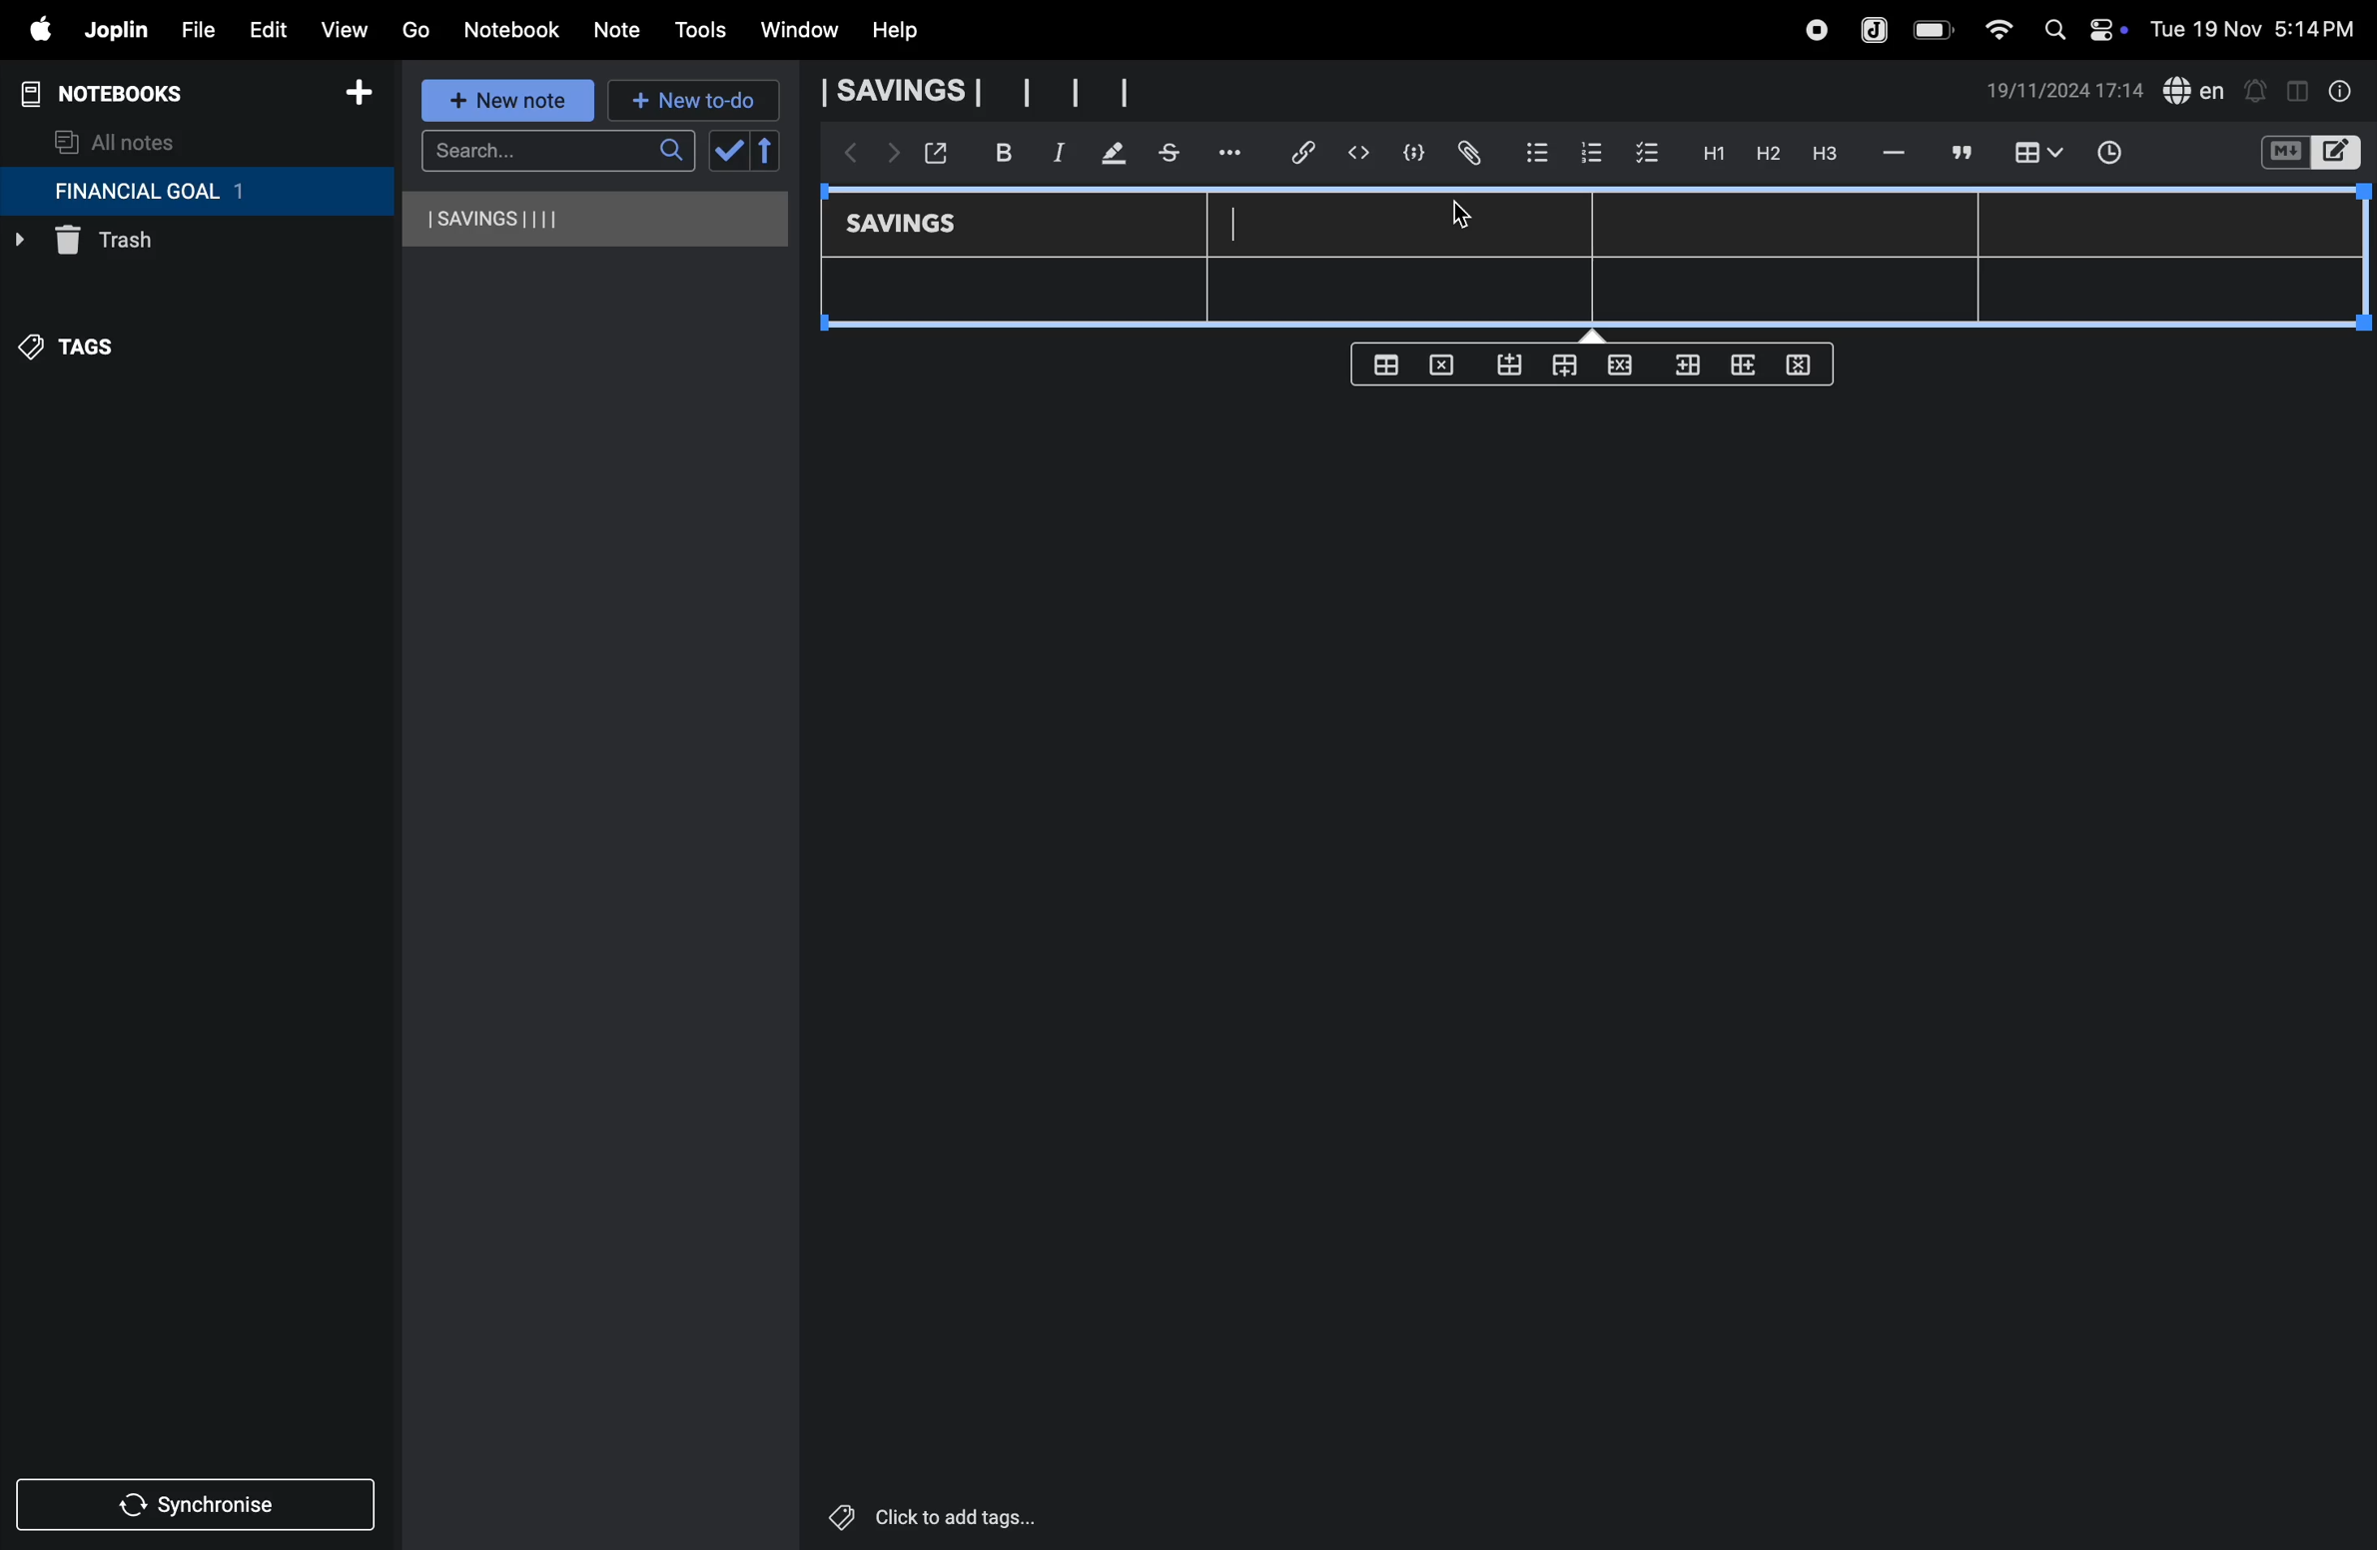  What do you see at coordinates (1876, 28) in the screenshot?
I see `joplin` at bounding box center [1876, 28].